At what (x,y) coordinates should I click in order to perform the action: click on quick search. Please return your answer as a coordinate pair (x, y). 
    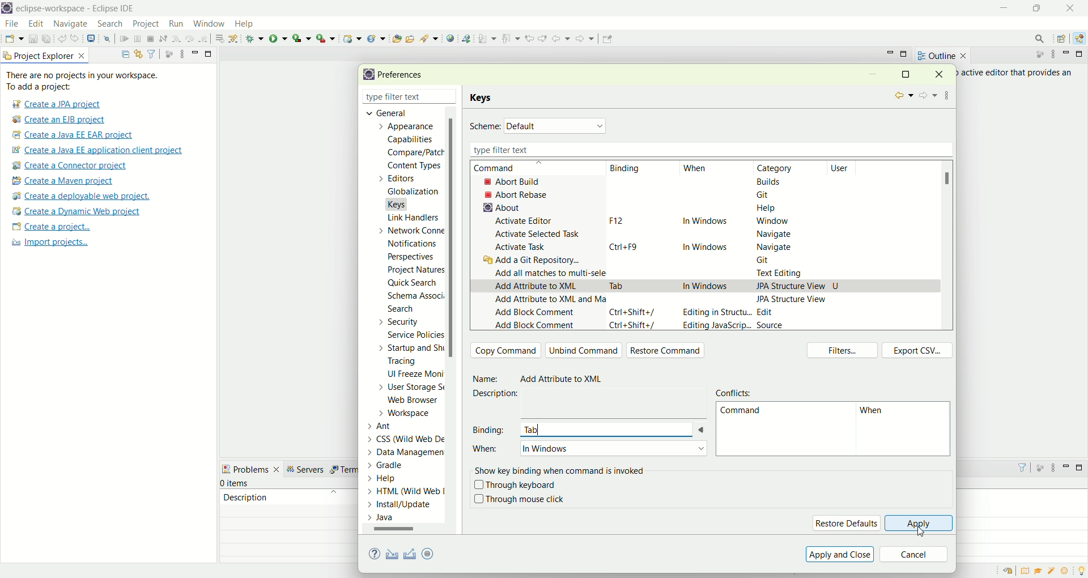
    Looking at the image, I should click on (413, 284).